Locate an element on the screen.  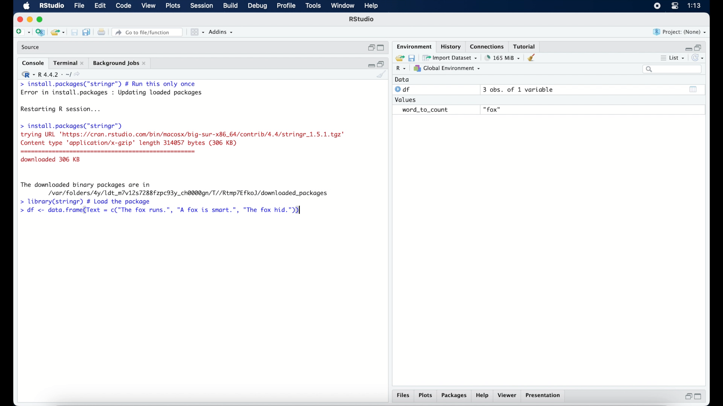
values is located at coordinates (406, 99).